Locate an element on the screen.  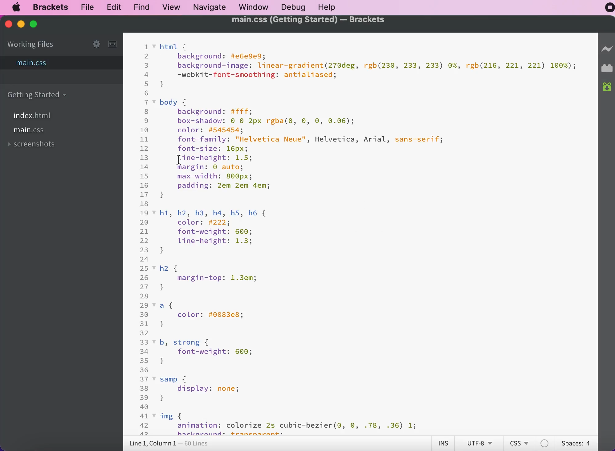
main.css (Getting started) - brackets is located at coordinates (314, 22).